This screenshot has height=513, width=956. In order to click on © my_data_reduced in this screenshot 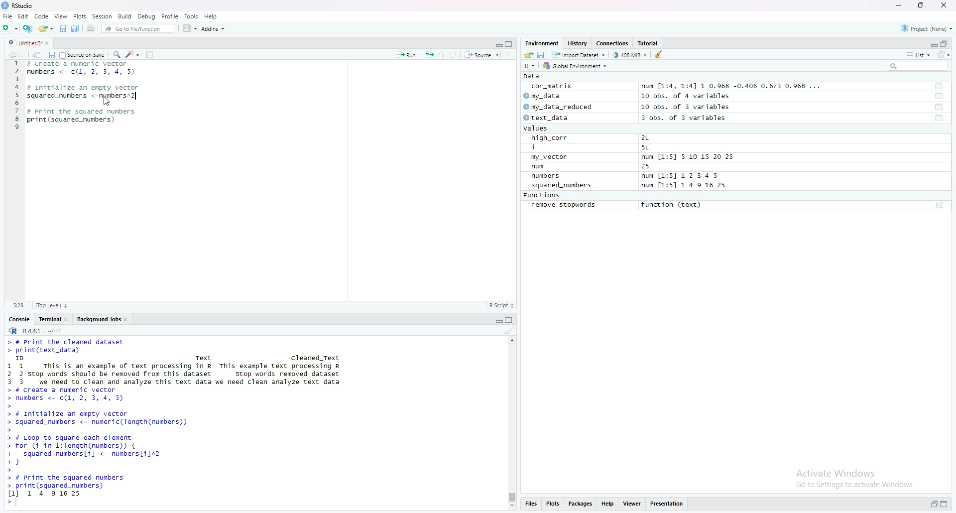, I will do `click(557, 107)`.